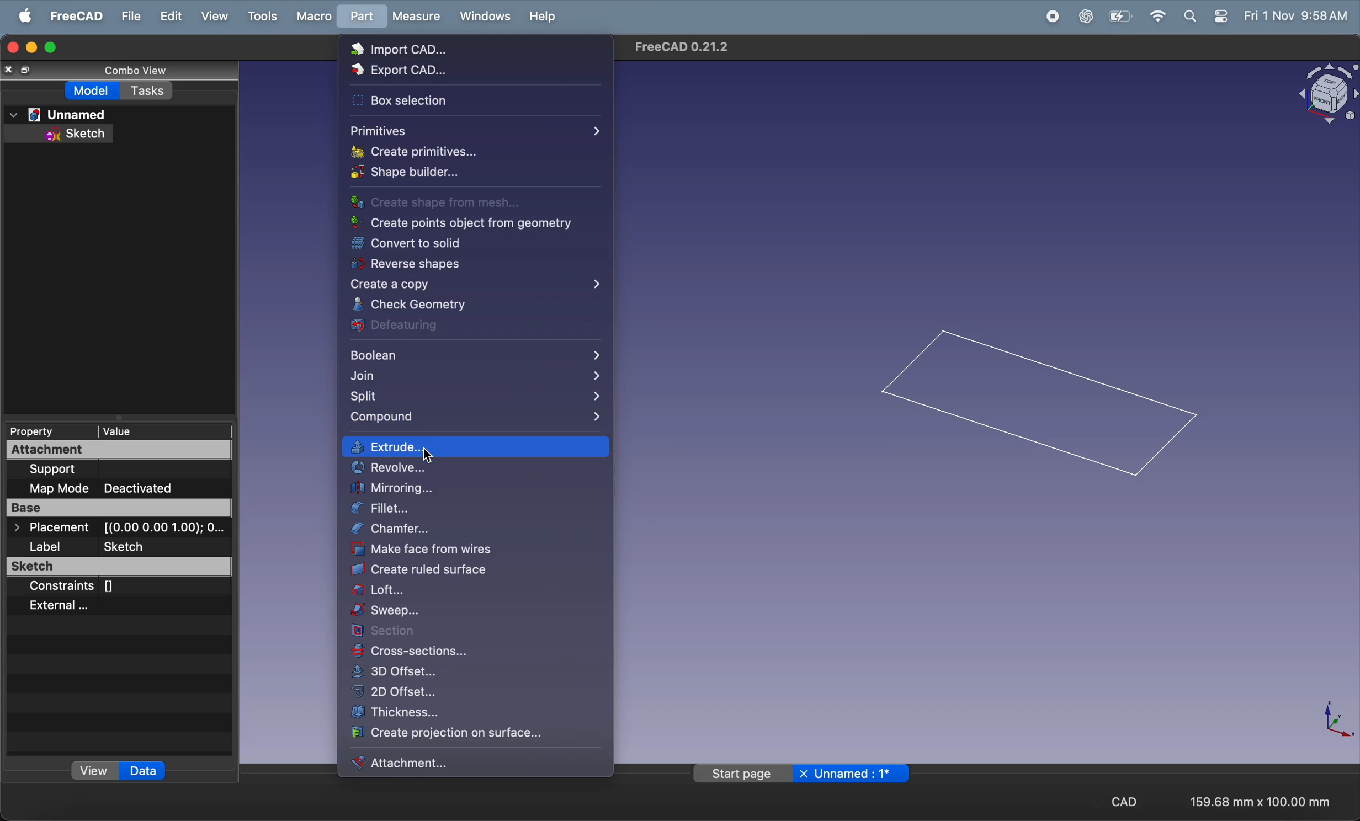  I want to click on extrude, so click(479, 446).